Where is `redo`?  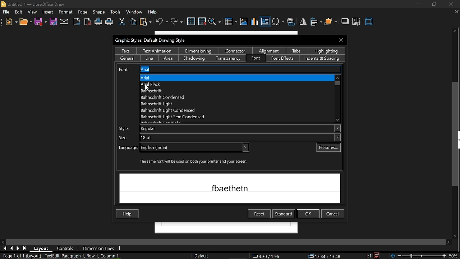 redo is located at coordinates (176, 22).